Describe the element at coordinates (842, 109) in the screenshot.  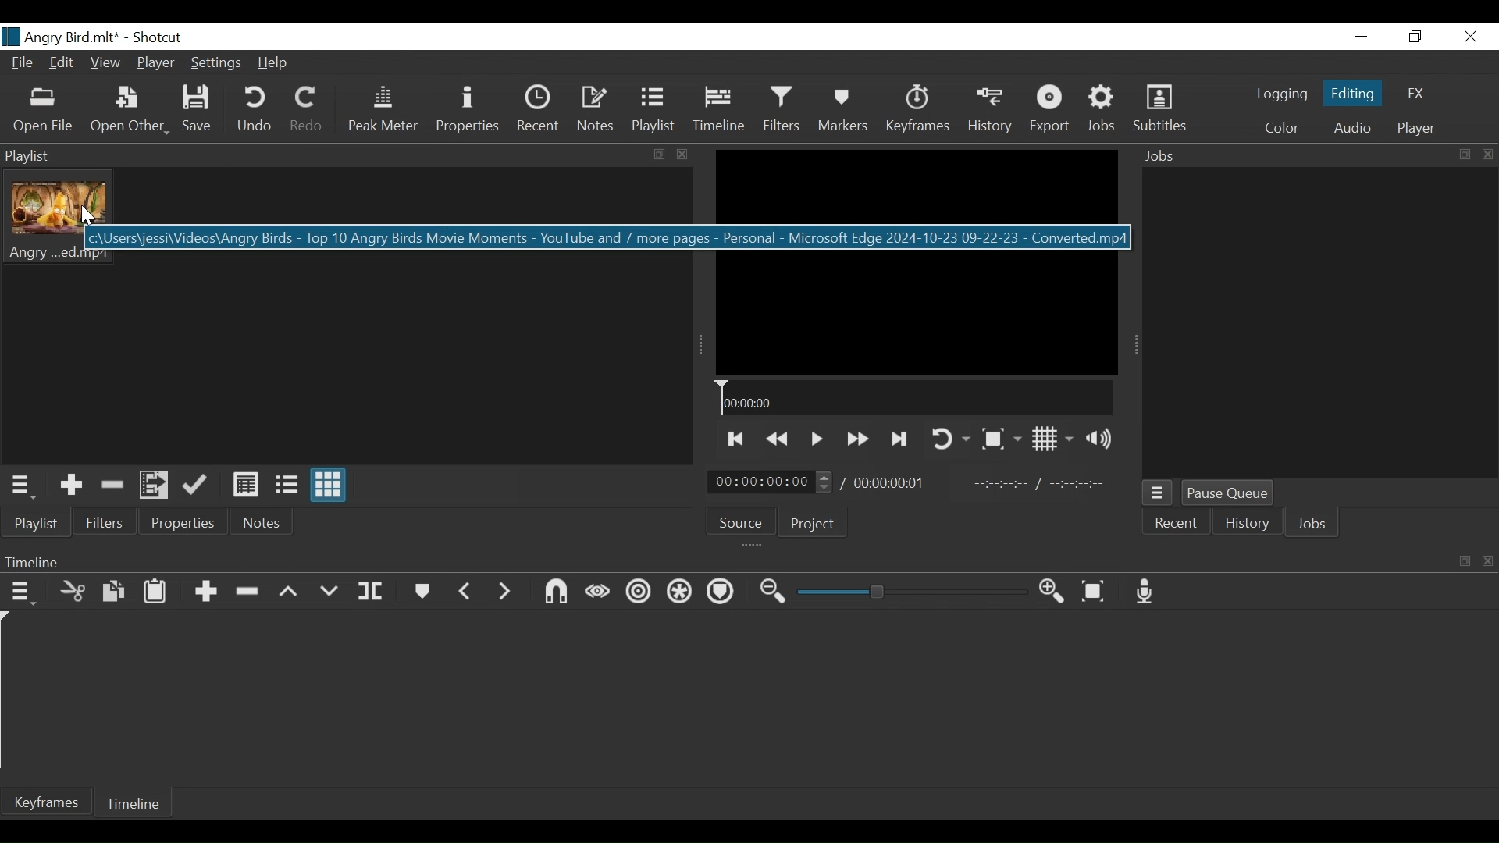
I see `Markers` at that location.